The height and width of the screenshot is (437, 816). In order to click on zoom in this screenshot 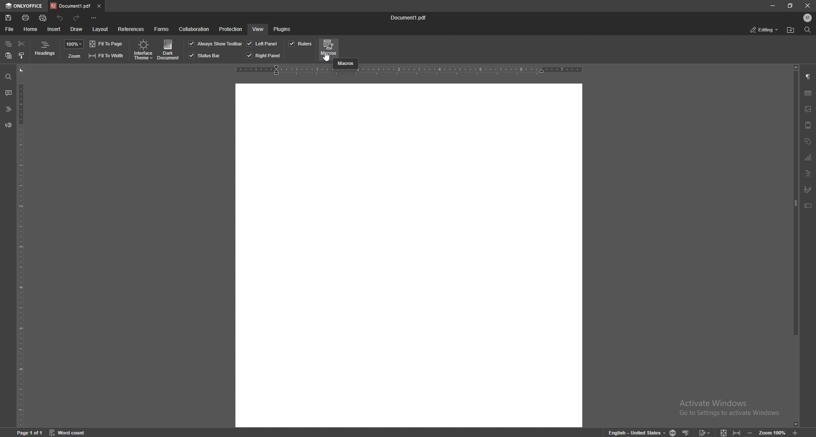, I will do `click(74, 44)`.